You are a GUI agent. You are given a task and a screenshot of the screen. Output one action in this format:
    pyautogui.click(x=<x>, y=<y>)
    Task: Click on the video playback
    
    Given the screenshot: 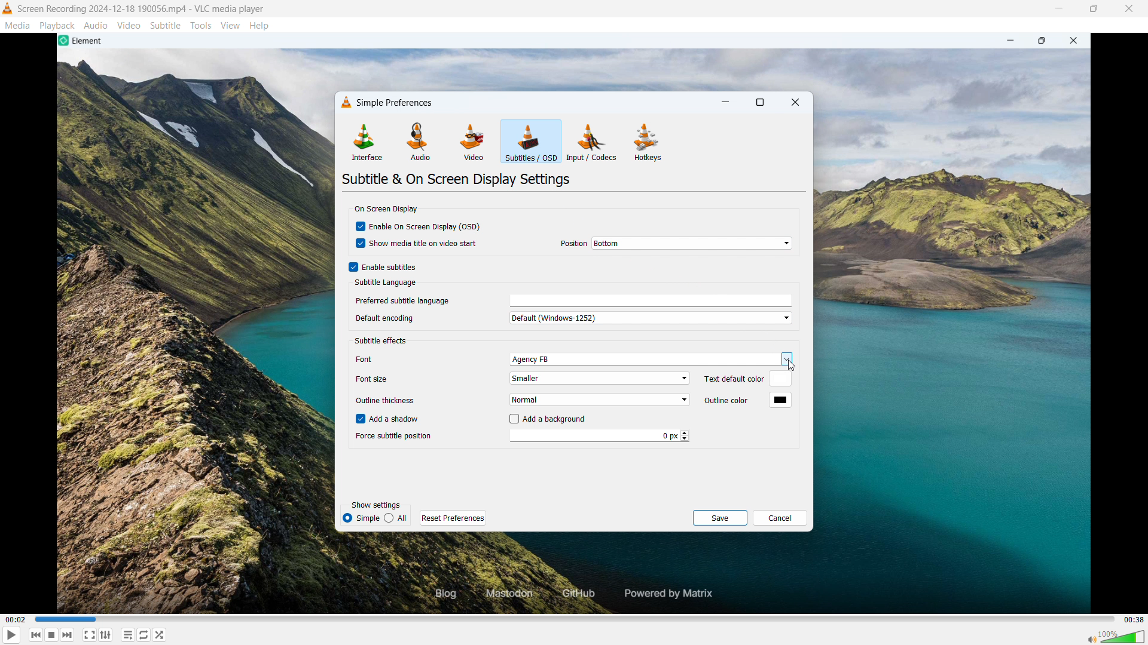 What is the action you would take?
    pyautogui.click(x=580, y=573)
    